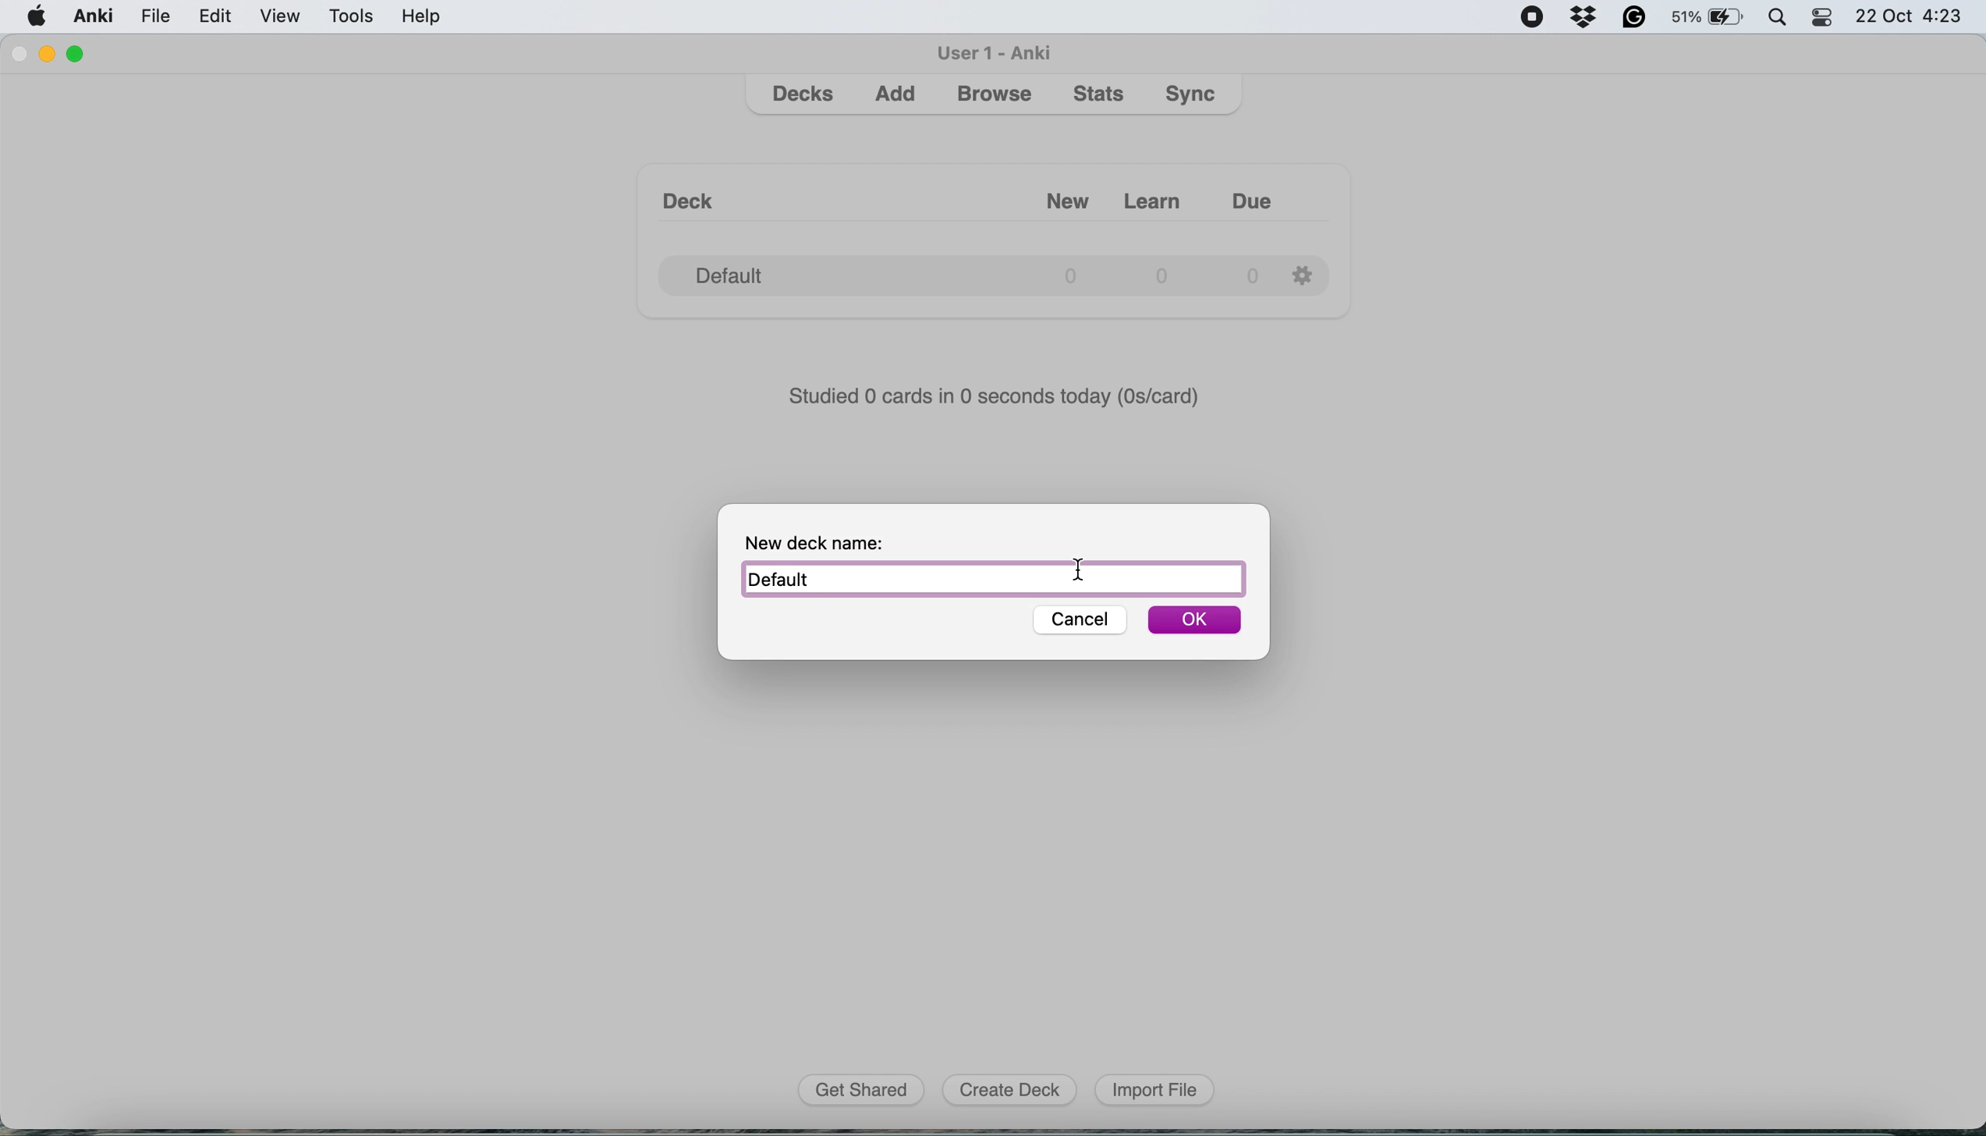 This screenshot has width=1986, height=1136. Describe the element at coordinates (1157, 1090) in the screenshot. I see `import file` at that location.